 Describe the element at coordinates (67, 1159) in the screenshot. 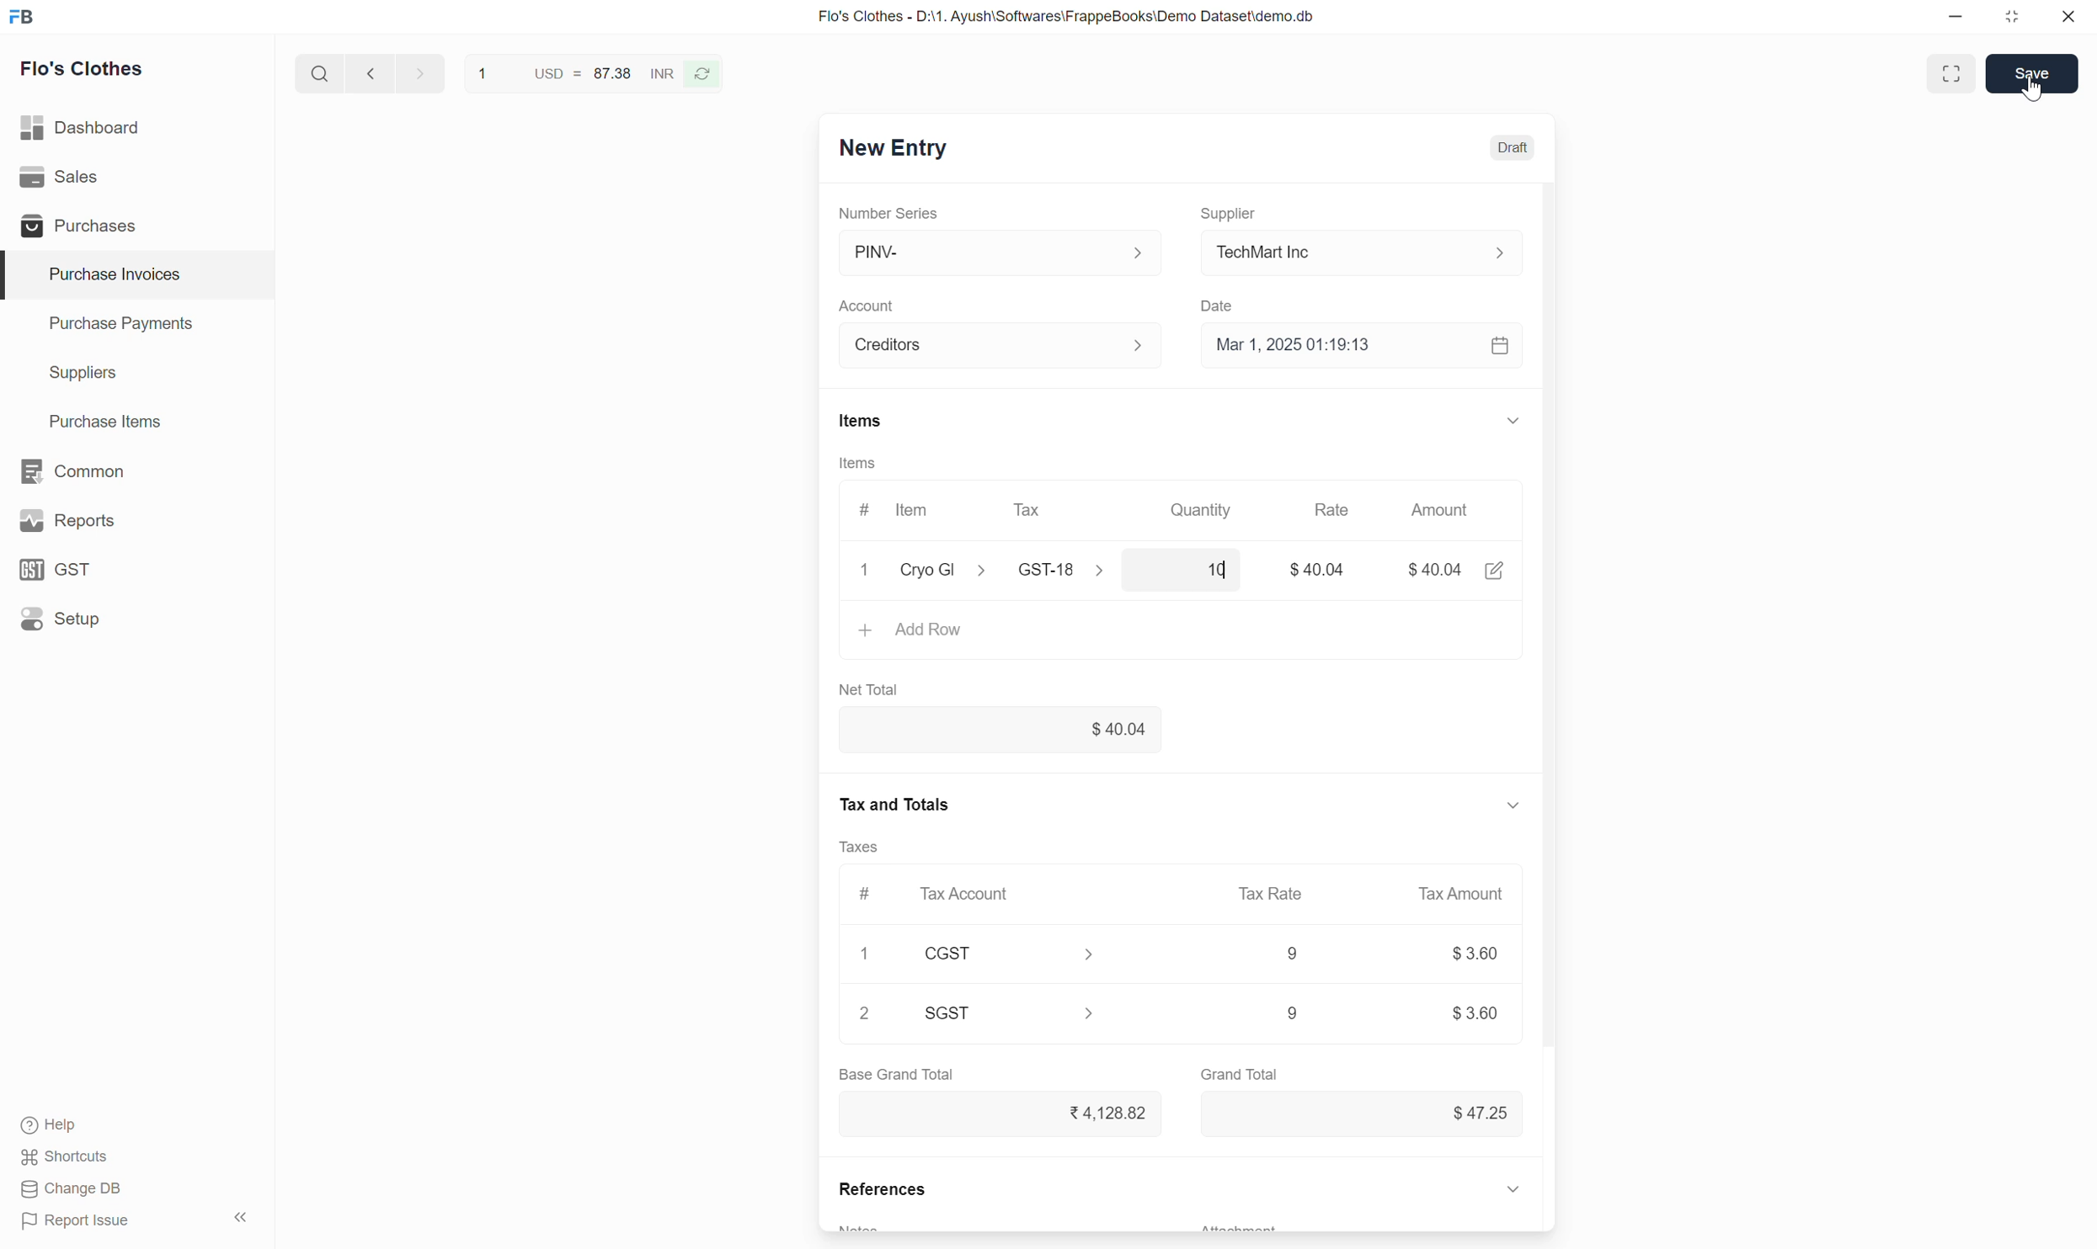

I see `Shortcuts` at that location.